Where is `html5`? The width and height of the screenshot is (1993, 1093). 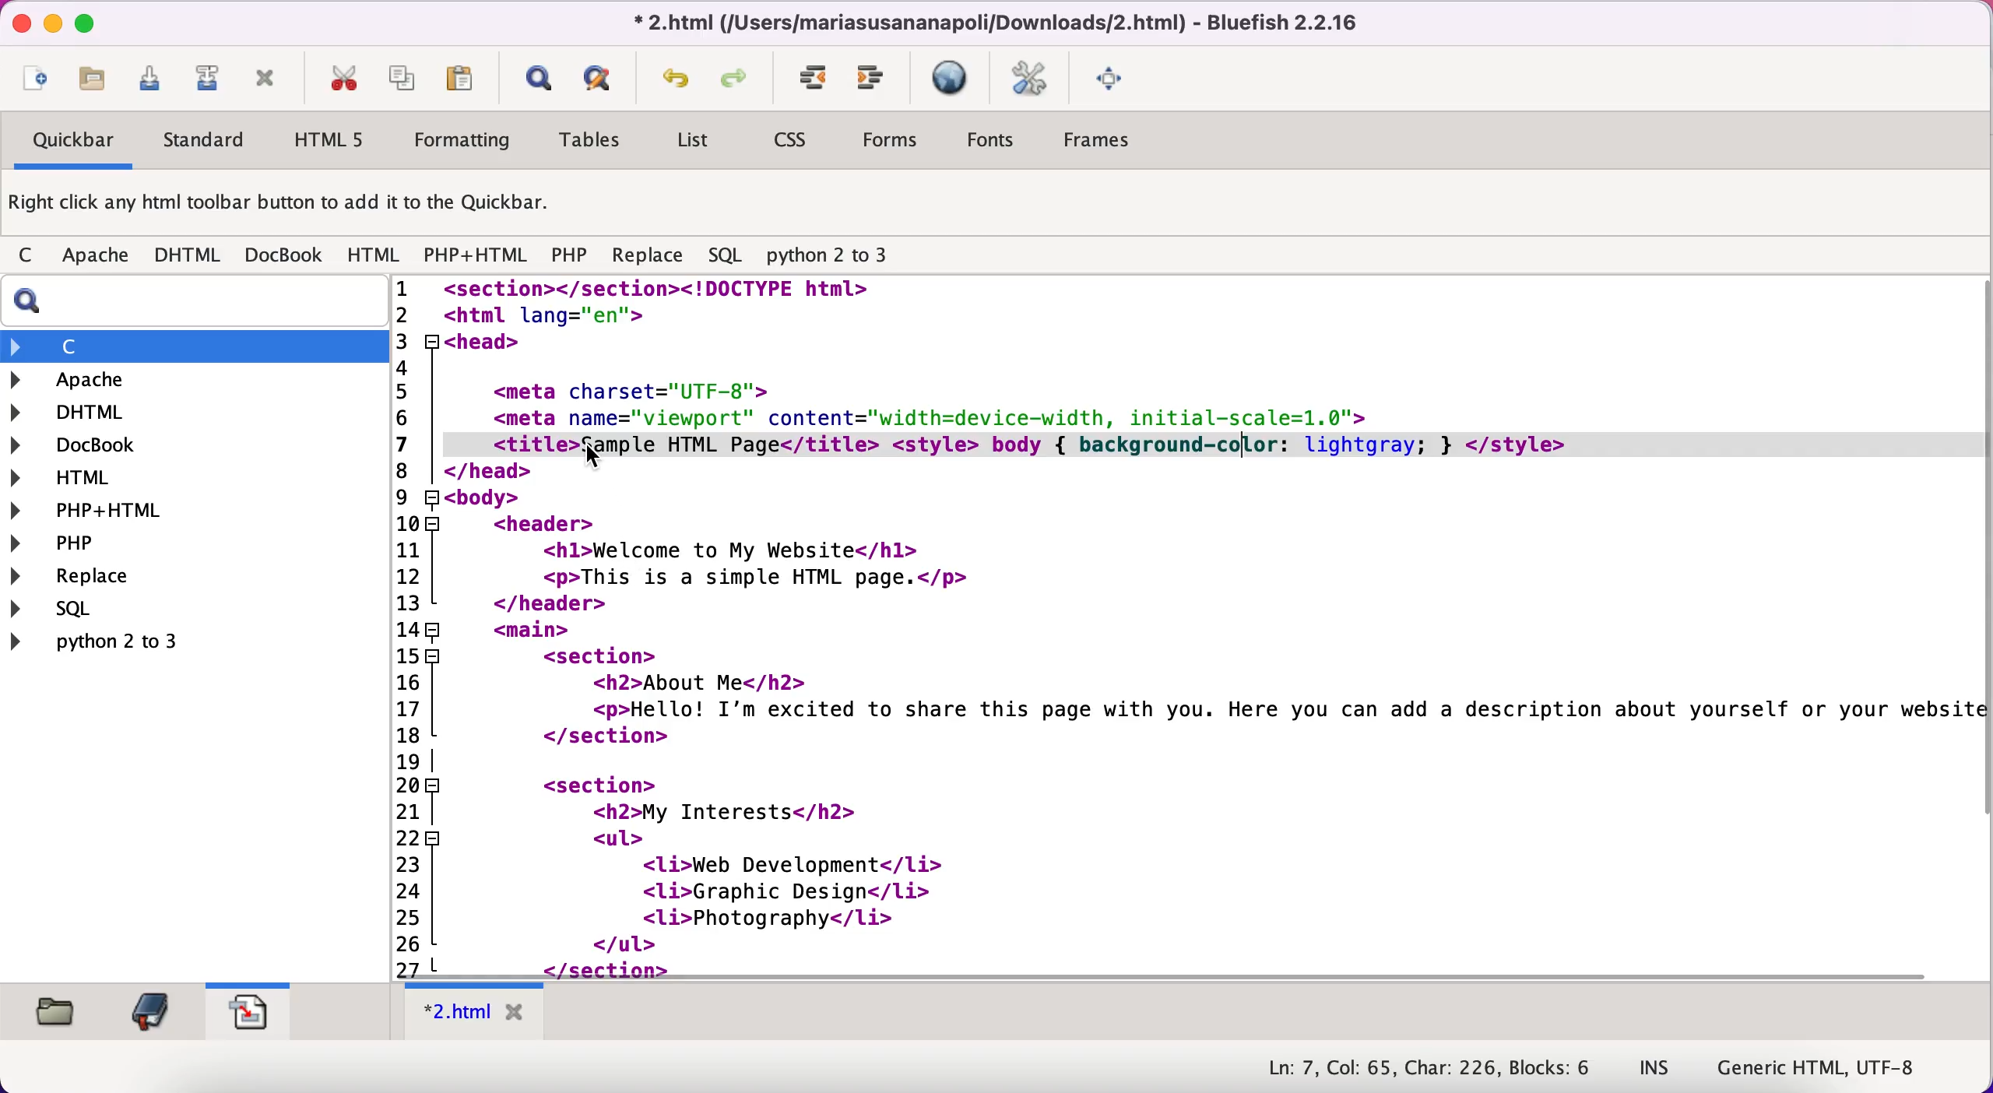 html5 is located at coordinates (325, 139).